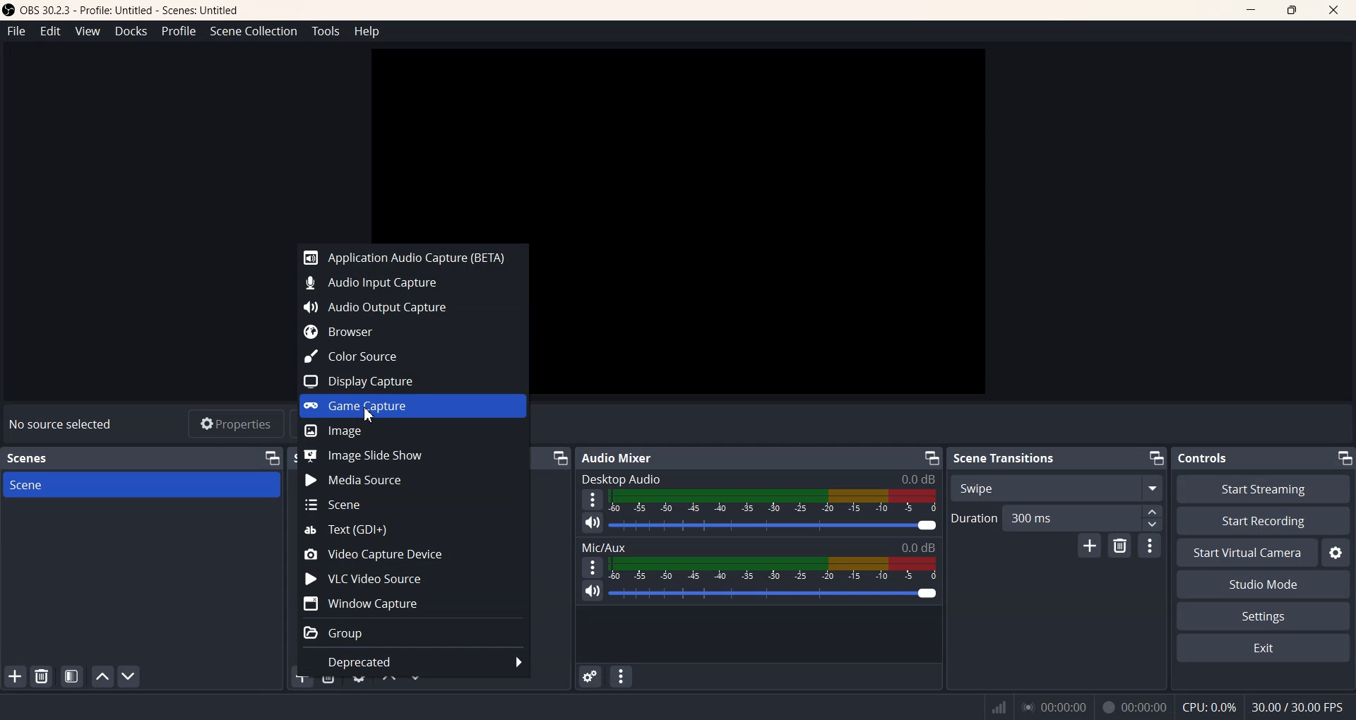  What do you see at coordinates (328, 676) in the screenshot?
I see `Remove Sources` at bounding box center [328, 676].